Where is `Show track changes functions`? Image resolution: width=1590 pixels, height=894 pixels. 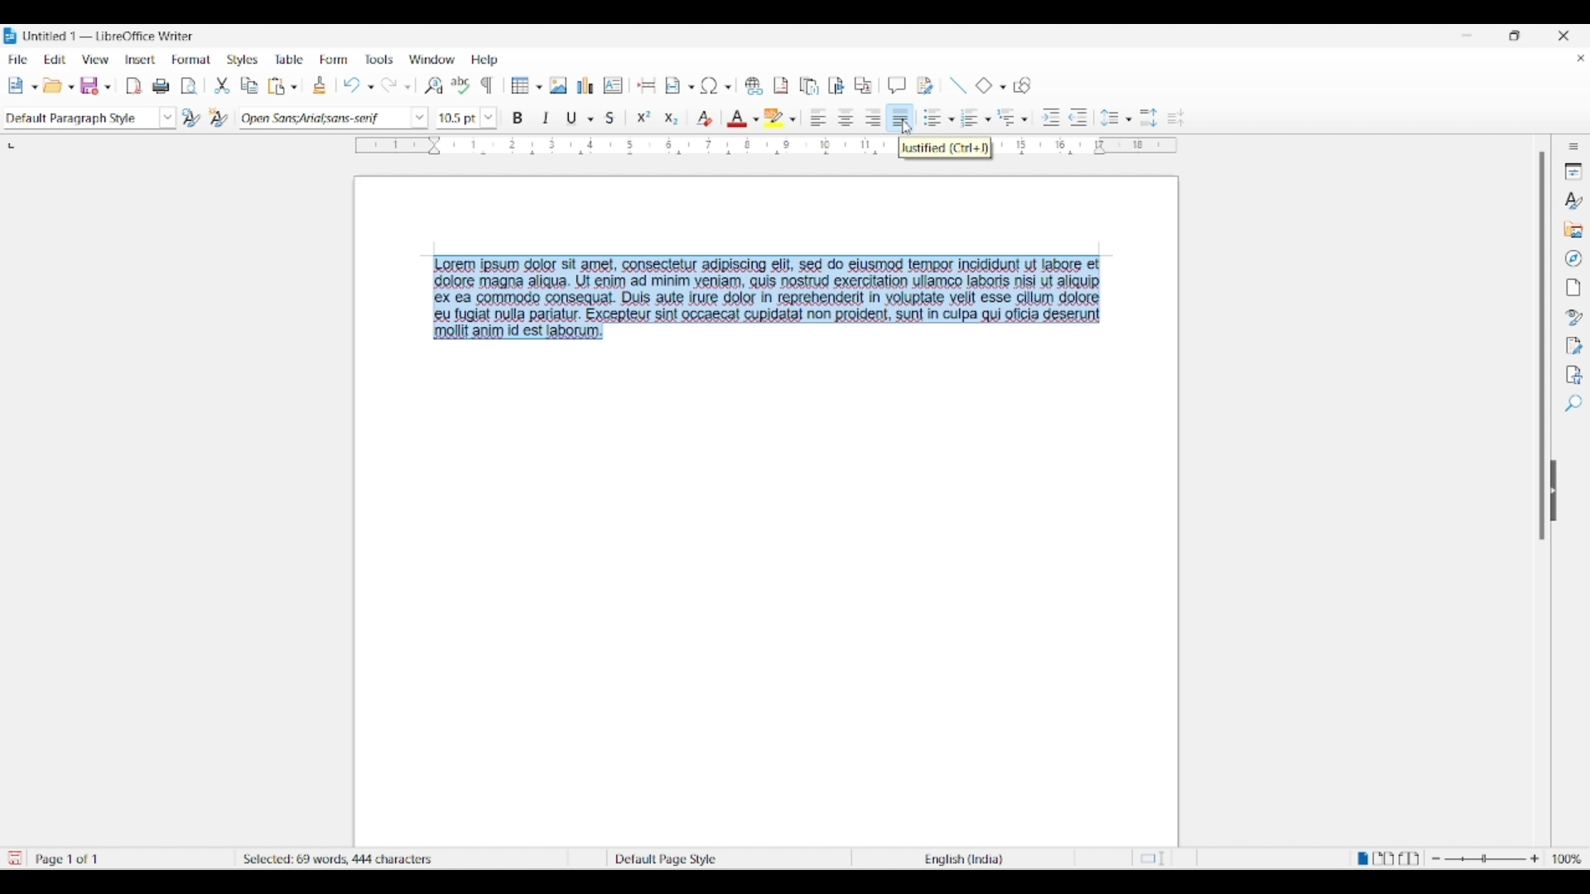
Show track changes functions is located at coordinates (926, 86).